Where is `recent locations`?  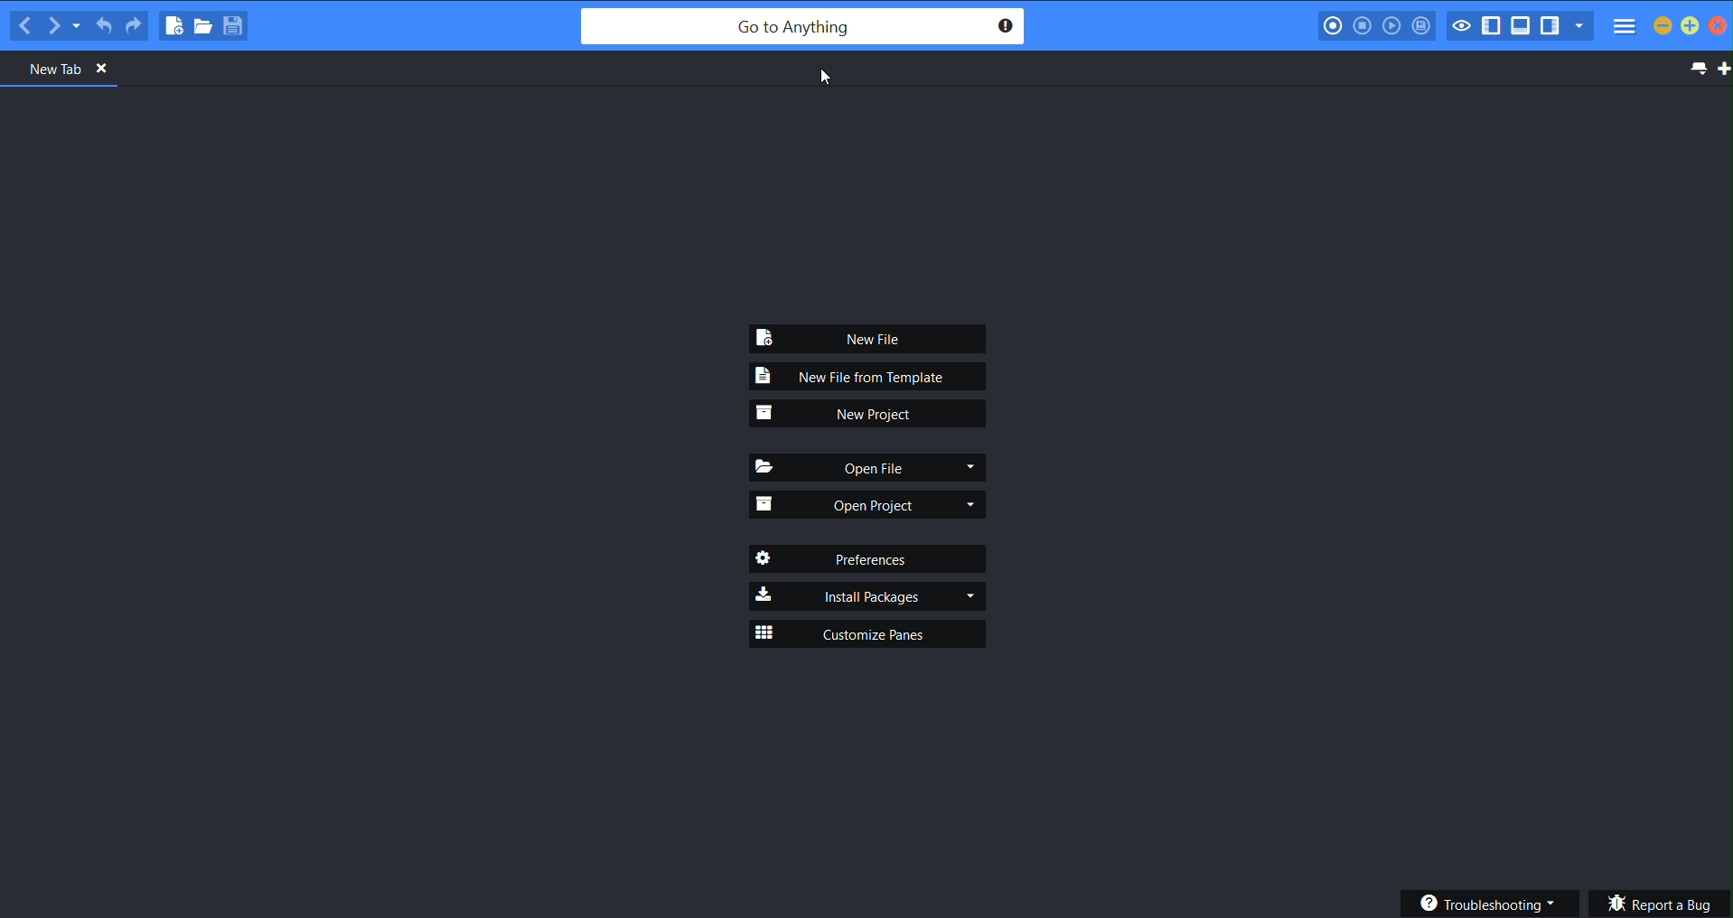
recent locations is located at coordinates (80, 25).